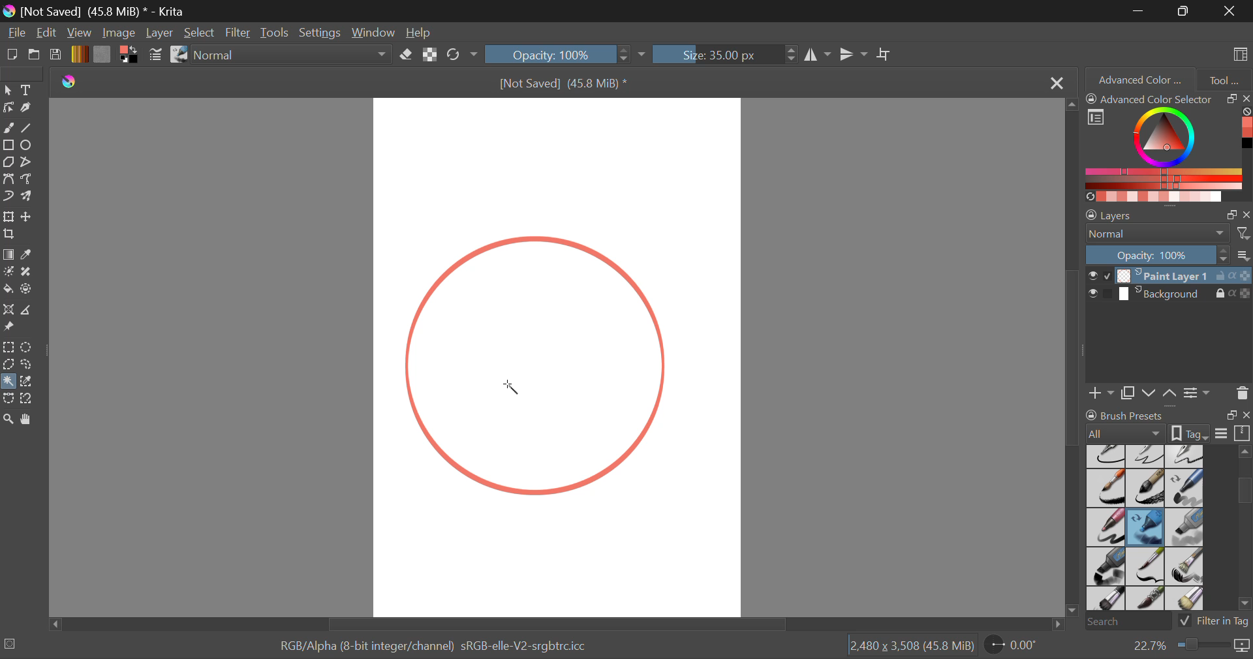  What do you see at coordinates (1230, 10) in the screenshot?
I see `Close` at bounding box center [1230, 10].